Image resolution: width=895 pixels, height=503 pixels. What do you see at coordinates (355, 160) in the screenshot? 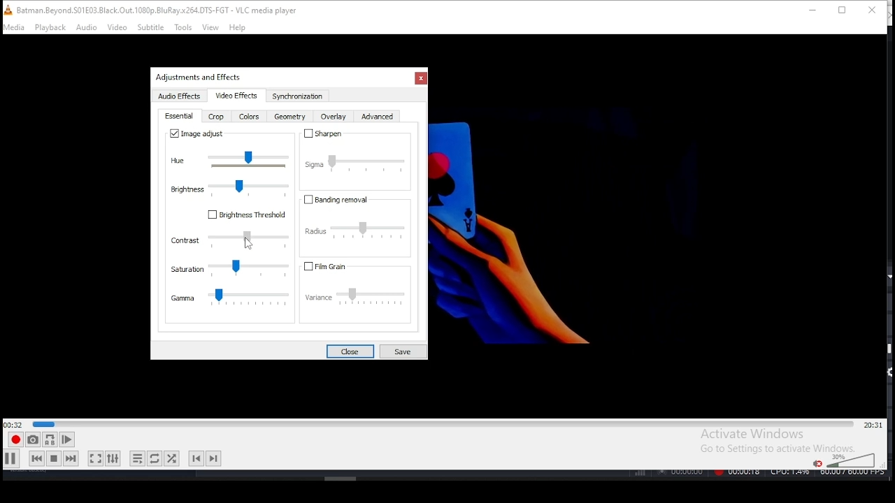
I see `sigma` at bounding box center [355, 160].